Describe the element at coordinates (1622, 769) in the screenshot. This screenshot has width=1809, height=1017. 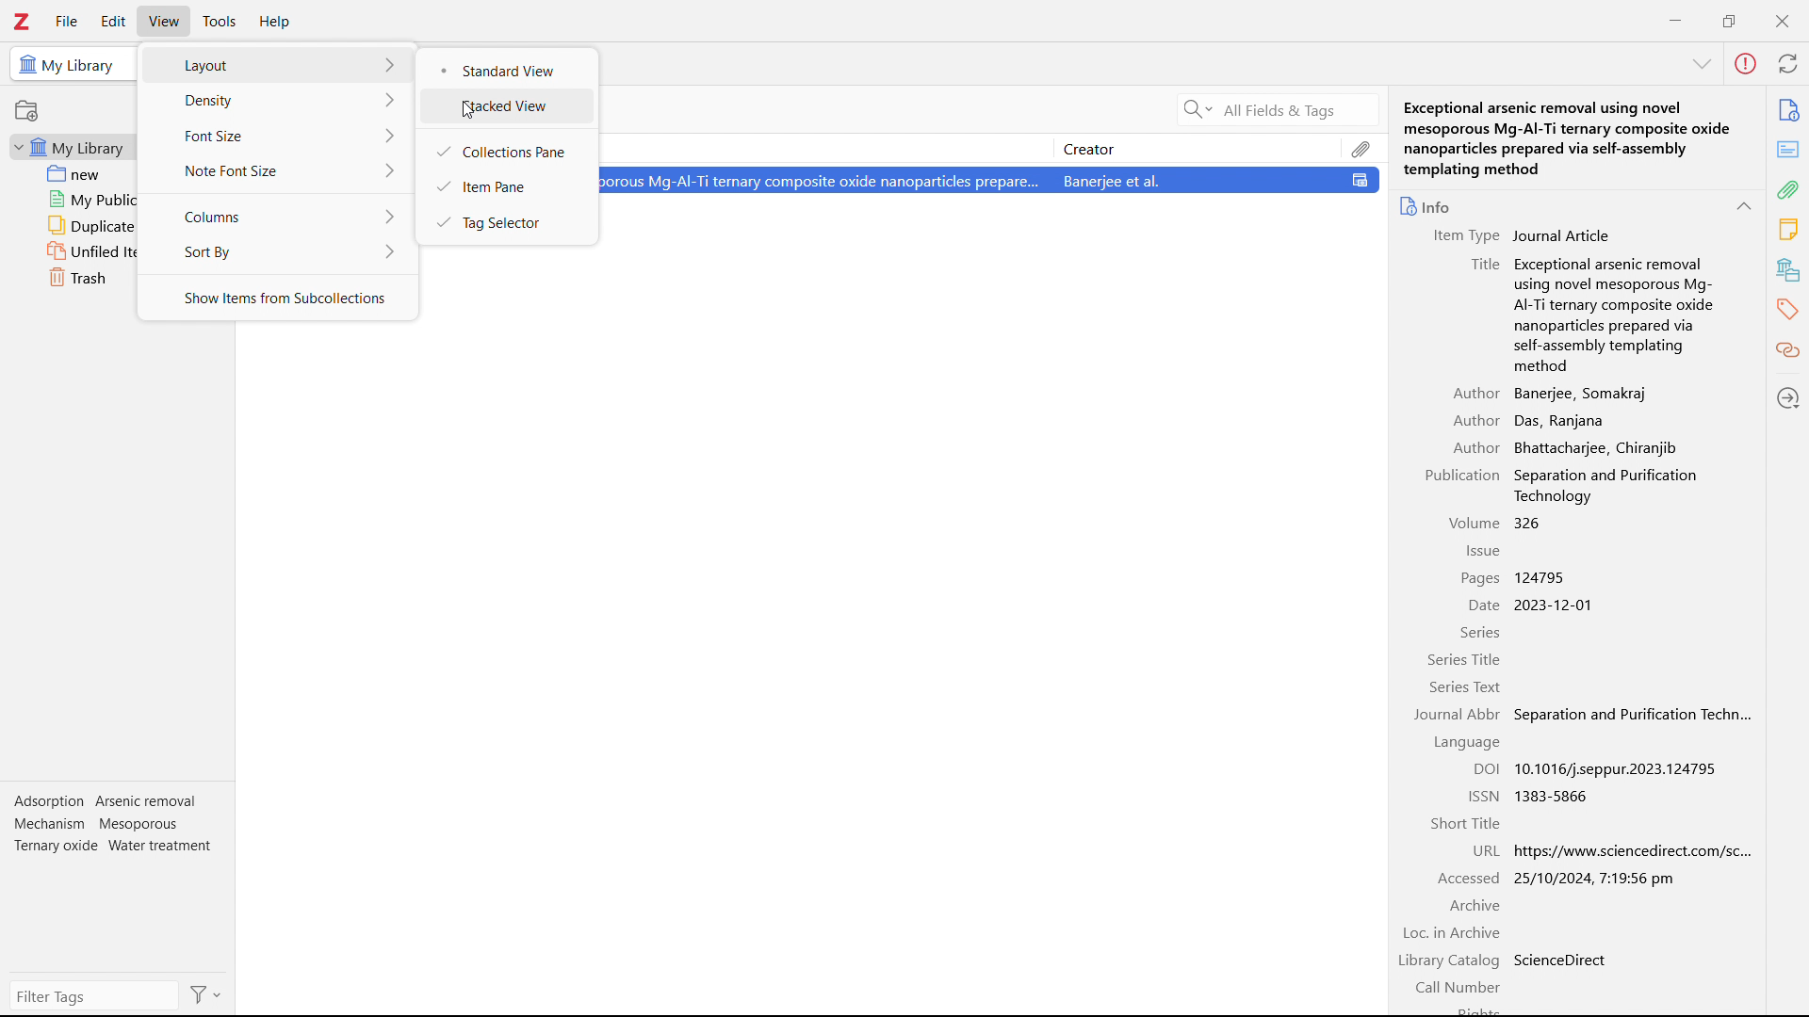
I see `10.1016/j.seppur.2023.124795` at that location.